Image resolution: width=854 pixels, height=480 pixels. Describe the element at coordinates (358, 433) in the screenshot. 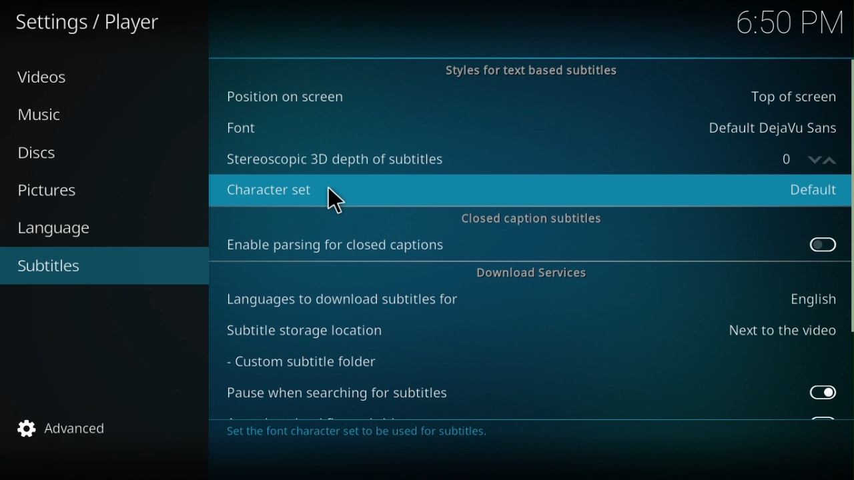

I see `Set the font character set to be used for subtitles` at that location.